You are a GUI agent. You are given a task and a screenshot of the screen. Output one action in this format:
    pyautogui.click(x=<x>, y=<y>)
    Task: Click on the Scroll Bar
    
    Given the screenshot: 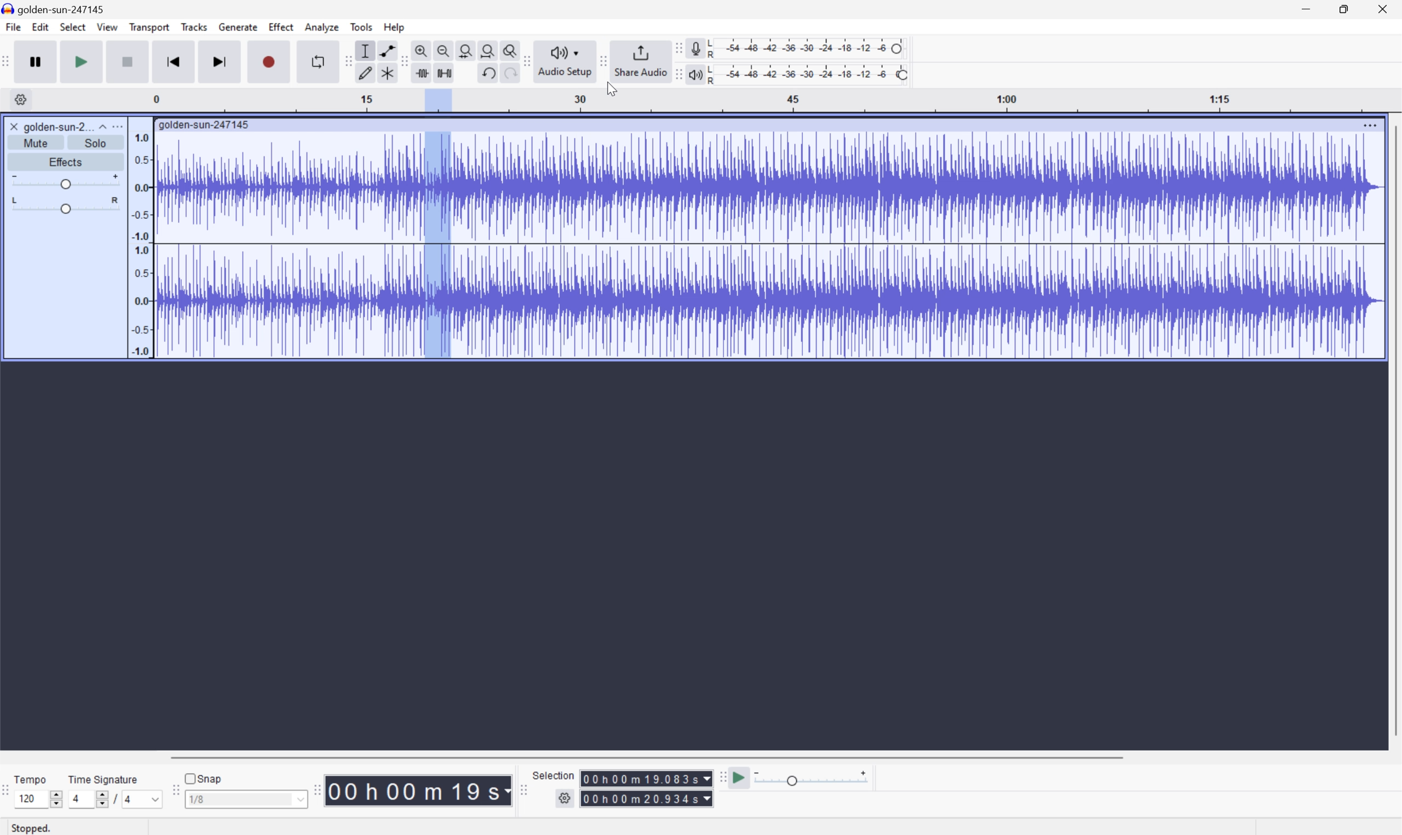 What is the action you would take?
    pyautogui.click(x=1393, y=432)
    